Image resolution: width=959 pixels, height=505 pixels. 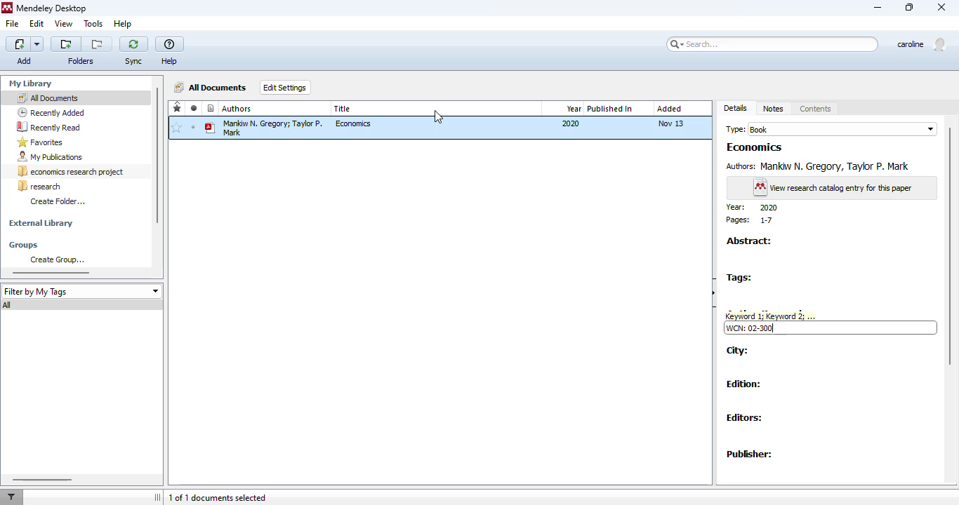 I want to click on vertical scroll bar, so click(x=157, y=155).